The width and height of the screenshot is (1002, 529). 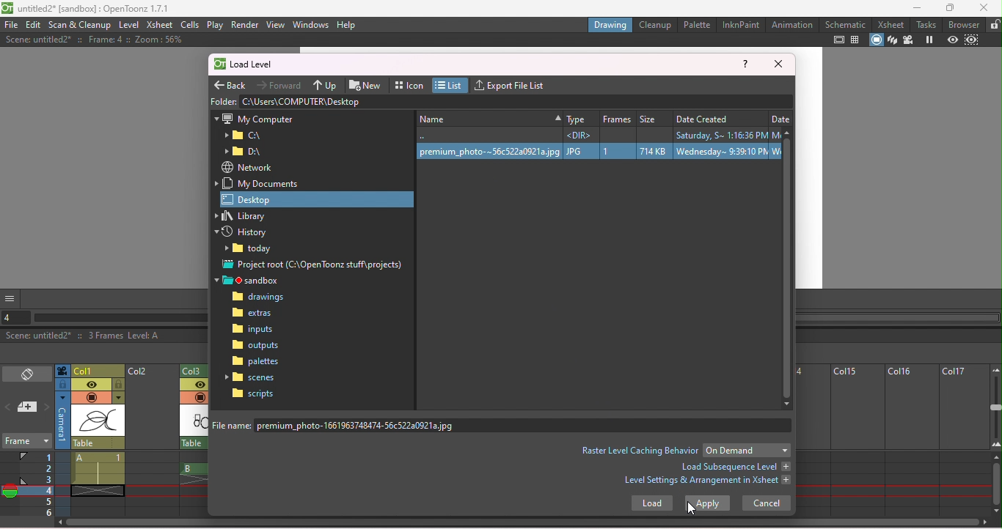 I want to click on <DIR> Saturday, S~ 1:16:36 PM, so click(x=595, y=135).